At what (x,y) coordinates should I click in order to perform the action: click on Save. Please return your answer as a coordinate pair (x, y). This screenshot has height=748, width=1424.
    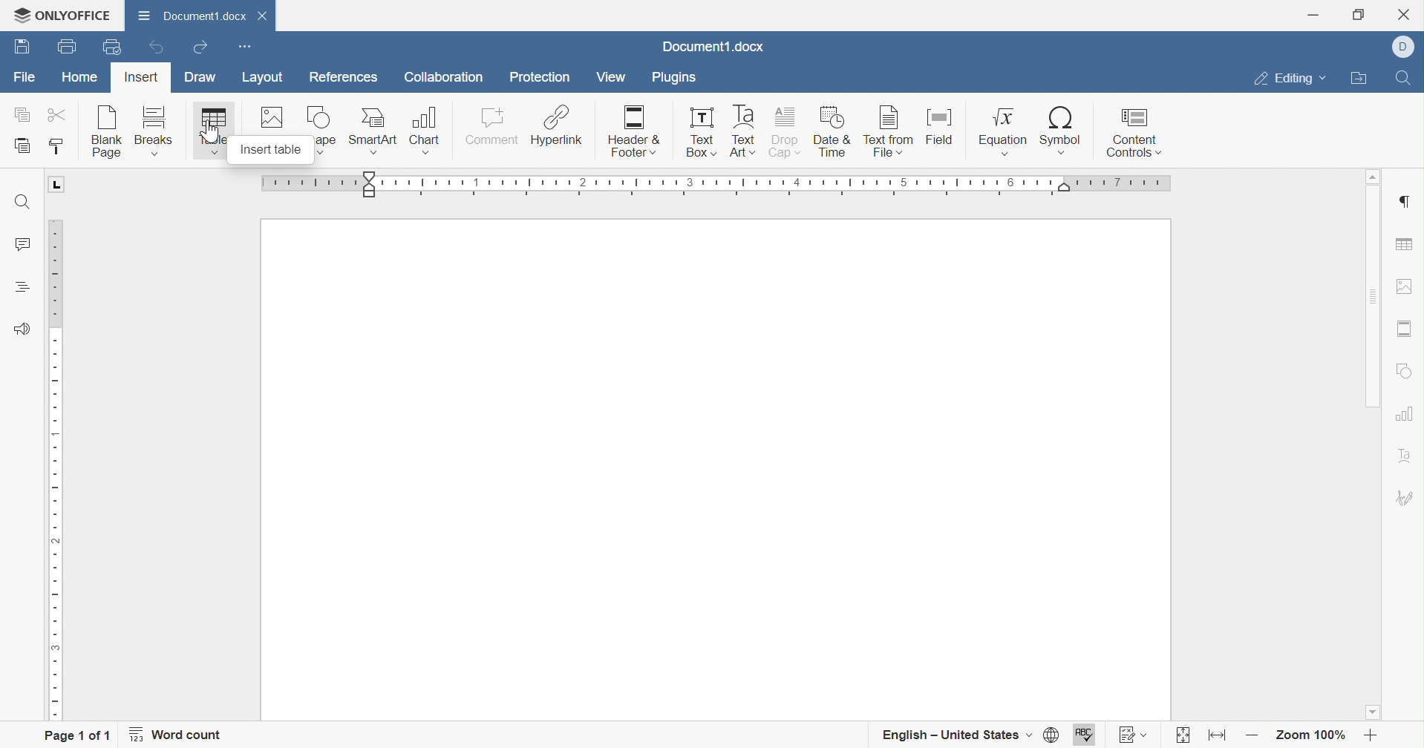
    Looking at the image, I should click on (22, 45).